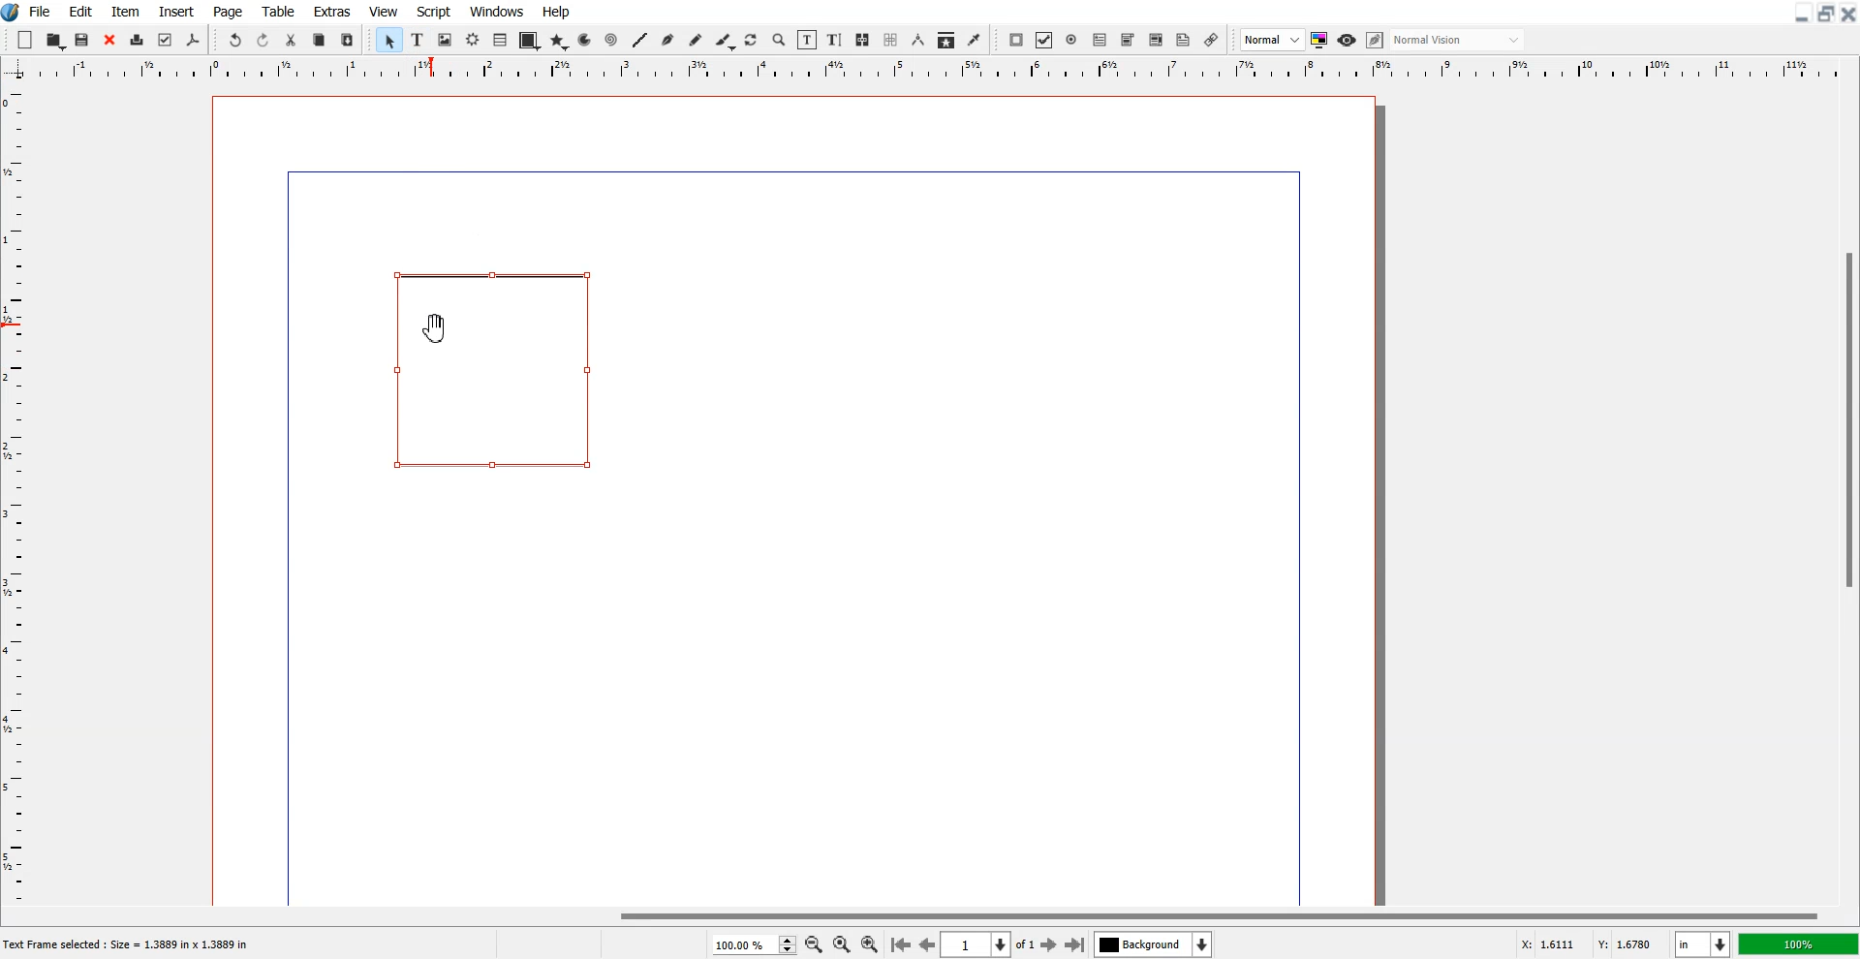  Describe the element at coordinates (946, 41) in the screenshot. I see `Copy item properties` at that location.